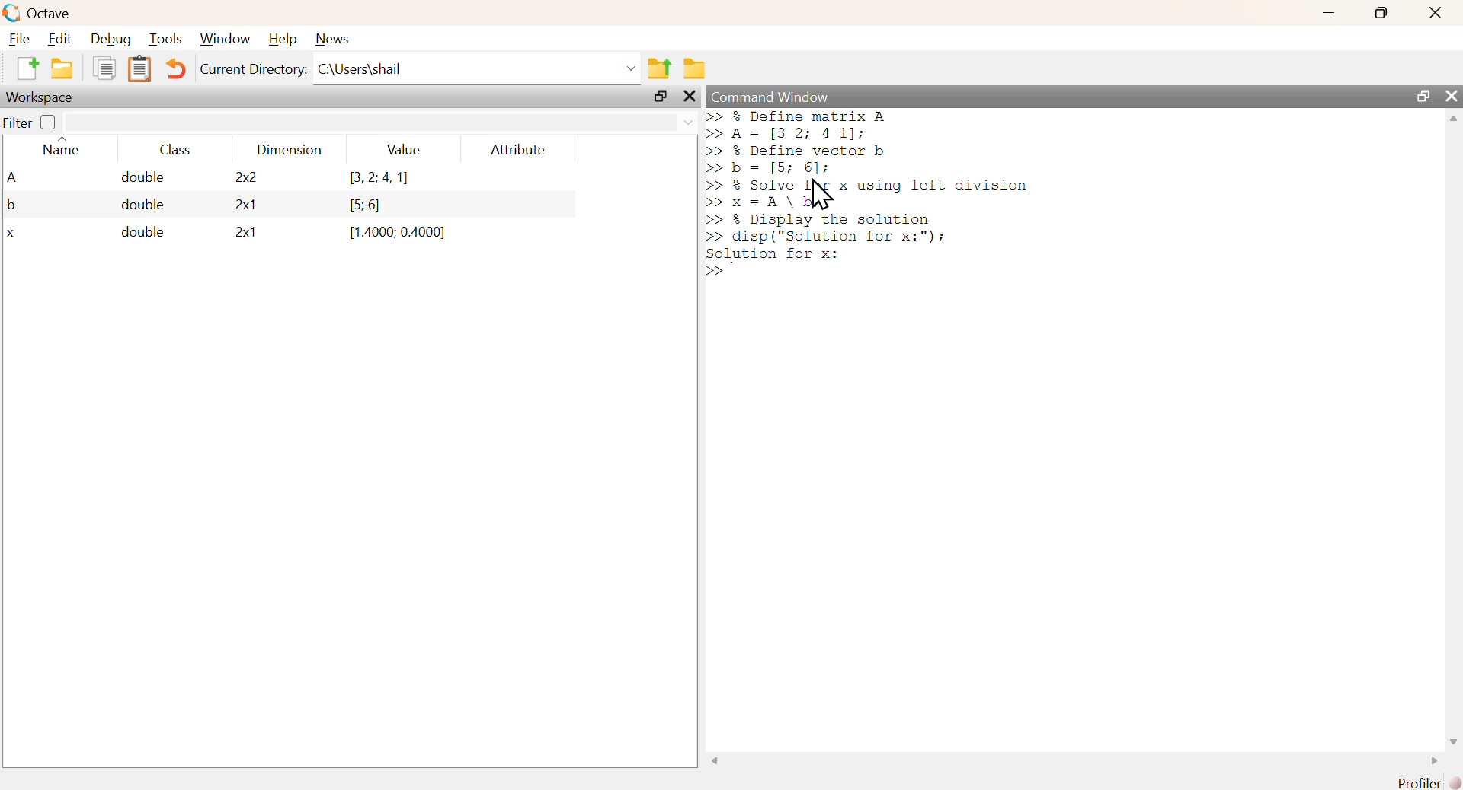 This screenshot has height=790, width=1463. Describe the element at coordinates (142, 71) in the screenshot. I see `paste` at that location.